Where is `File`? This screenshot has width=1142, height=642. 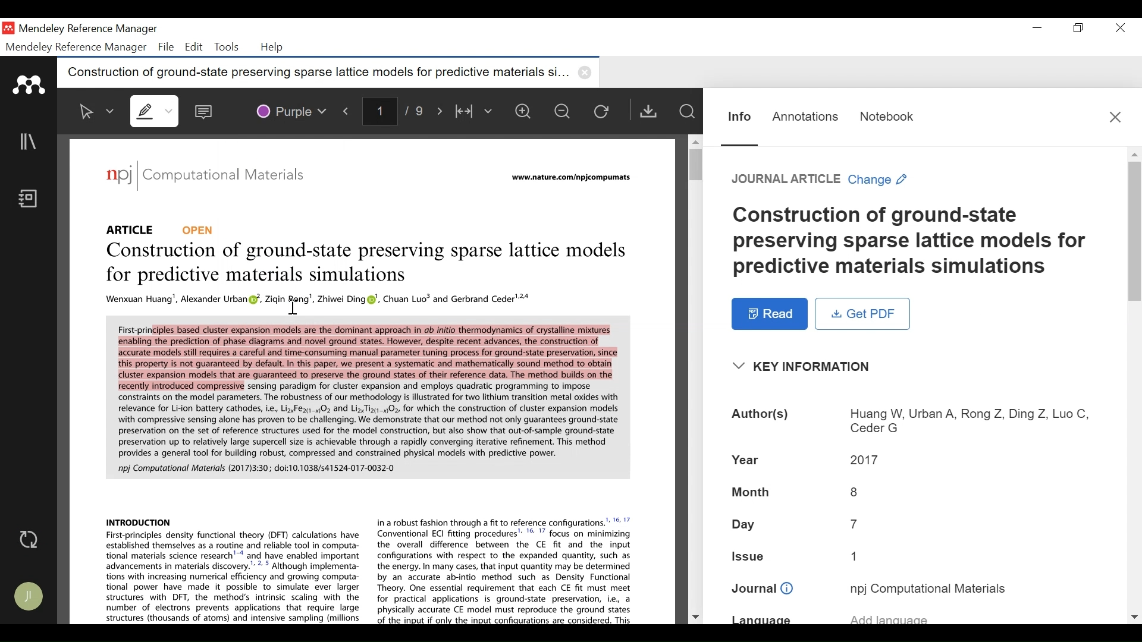
File is located at coordinates (166, 48).